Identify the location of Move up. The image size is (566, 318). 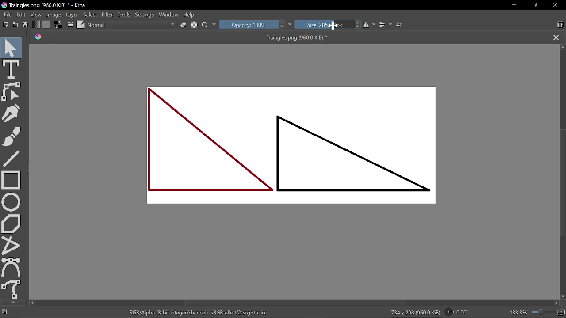
(562, 48).